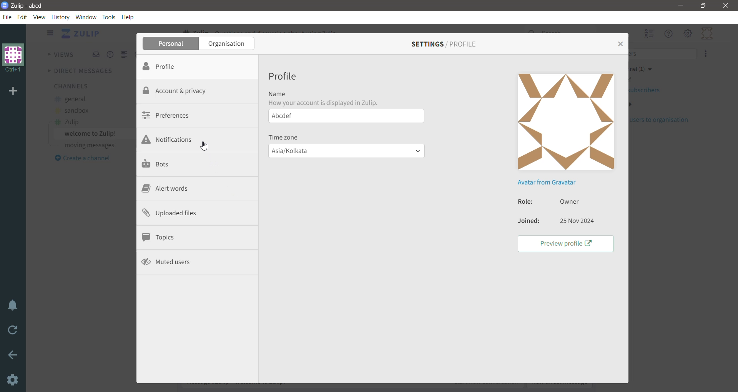 The height and width of the screenshot is (392, 738). What do you see at coordinates (13, 380) in the screenshot?
I see `Settings` at bounding box center [13, 380].